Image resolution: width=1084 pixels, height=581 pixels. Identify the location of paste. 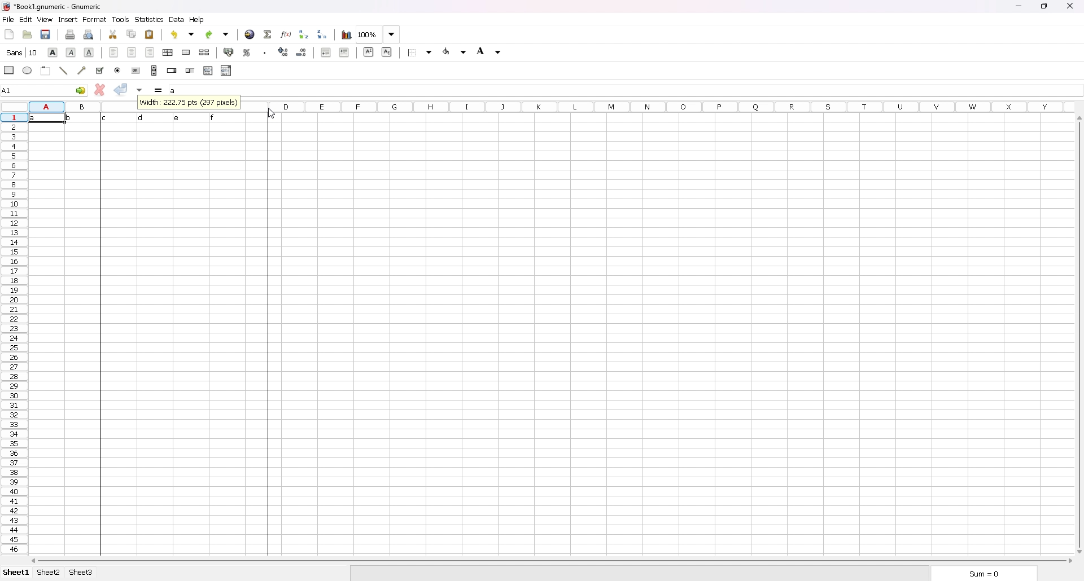
(150, 34).